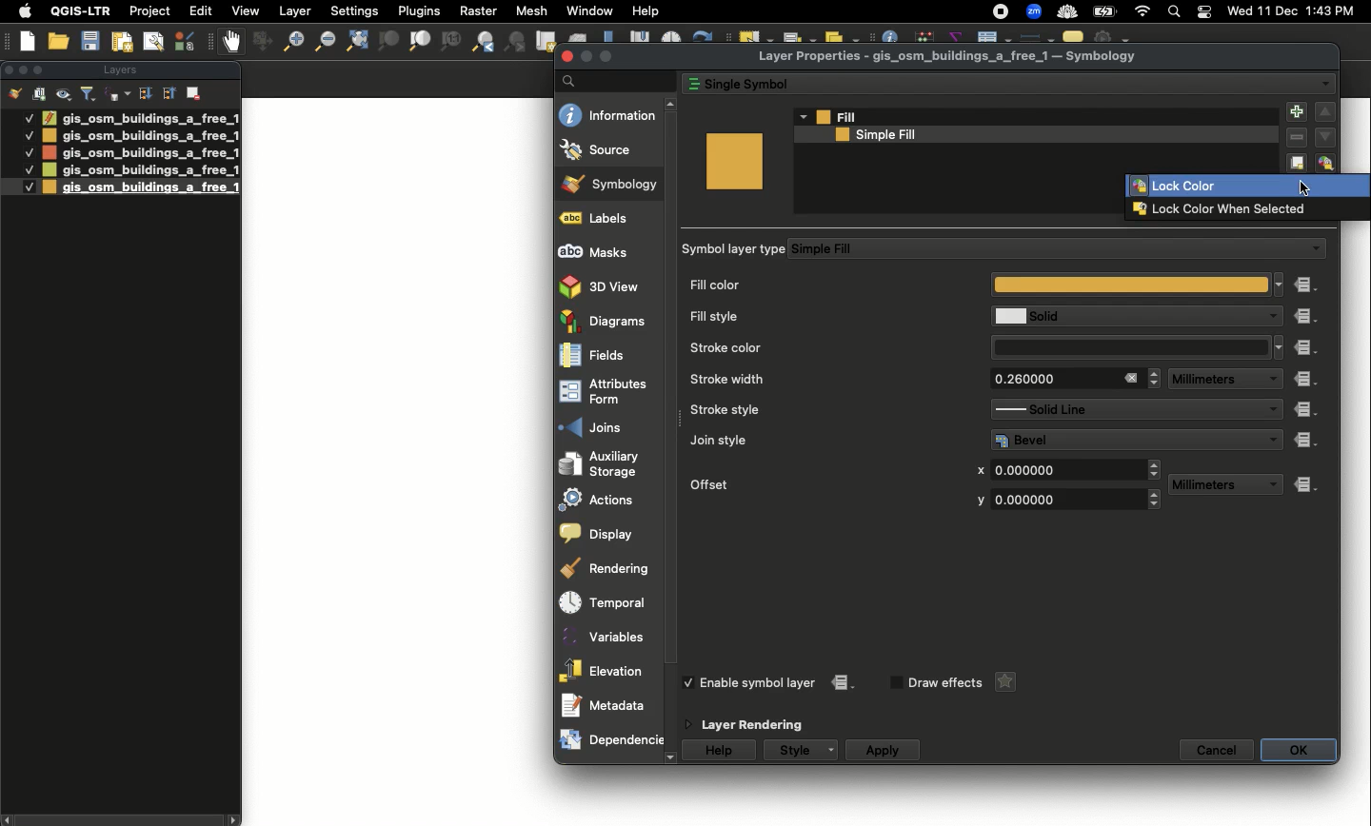  I want to click on Save, so click(90, 42).